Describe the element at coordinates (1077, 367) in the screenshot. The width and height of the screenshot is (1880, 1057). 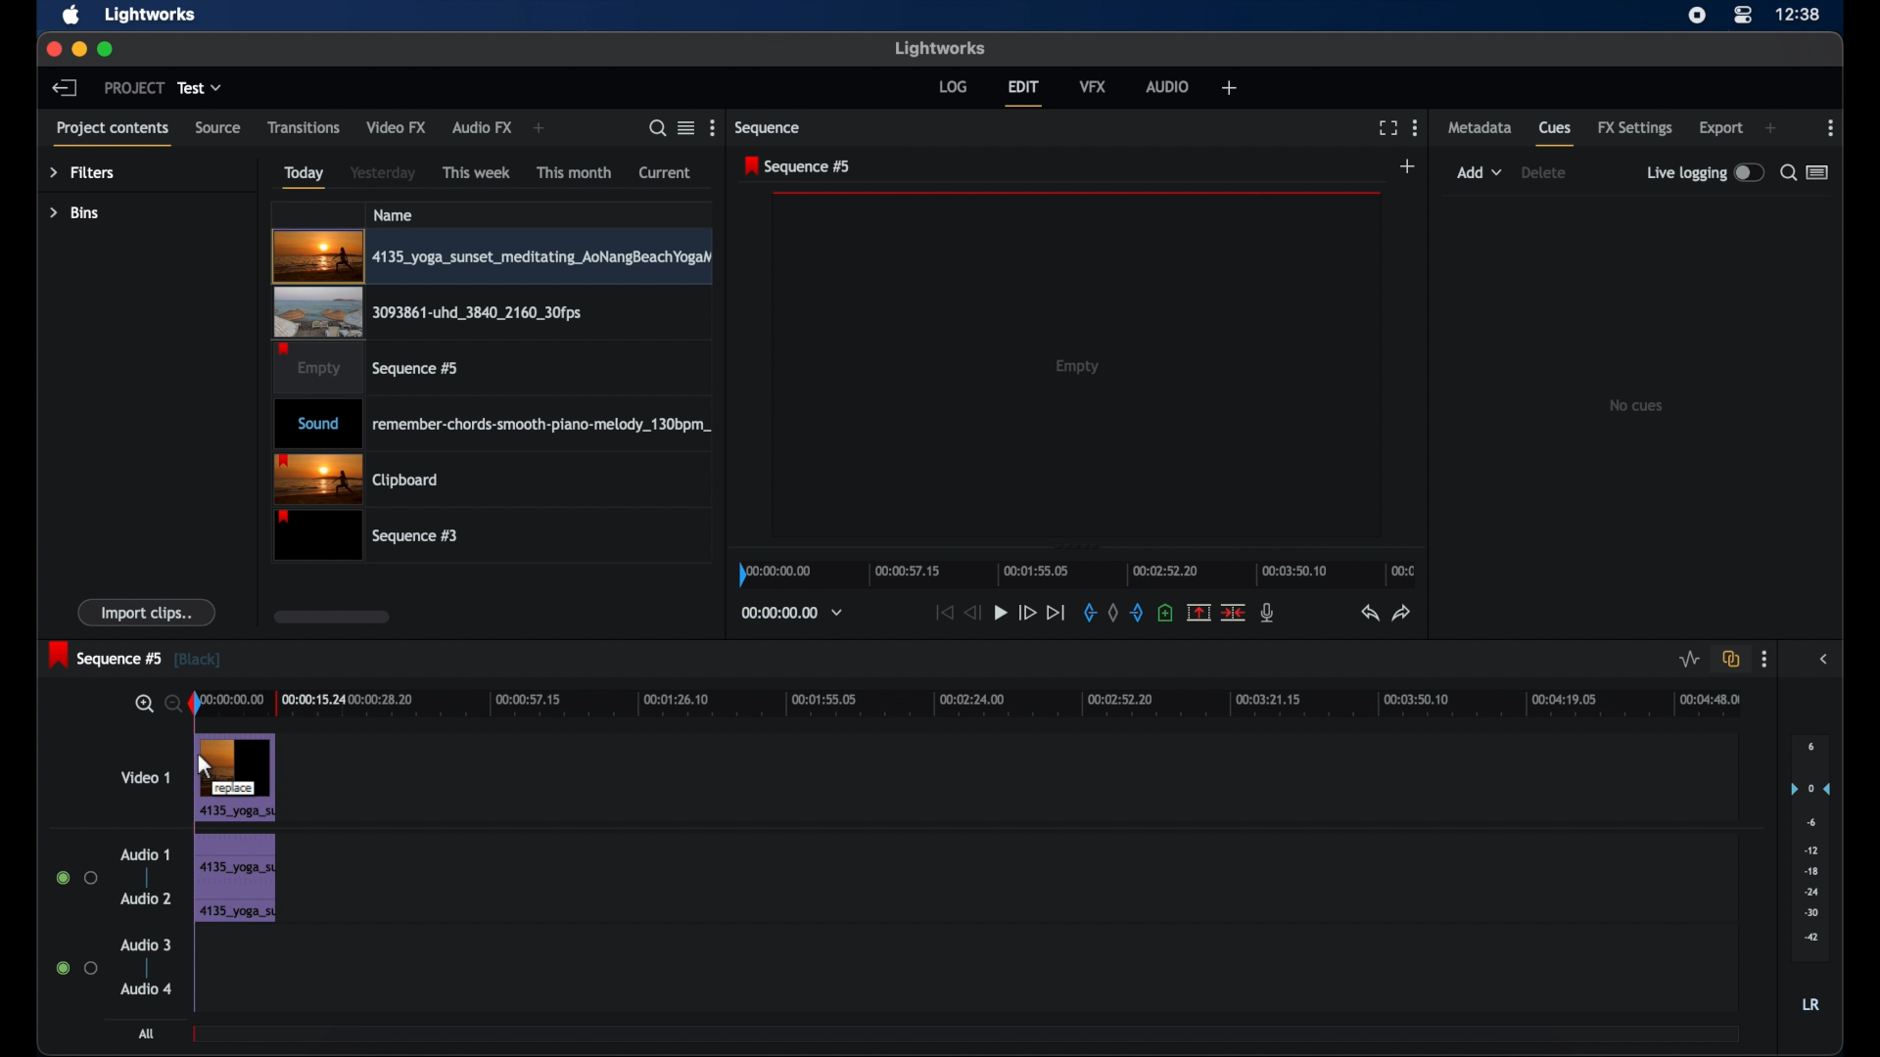
I see `empty` at that location.